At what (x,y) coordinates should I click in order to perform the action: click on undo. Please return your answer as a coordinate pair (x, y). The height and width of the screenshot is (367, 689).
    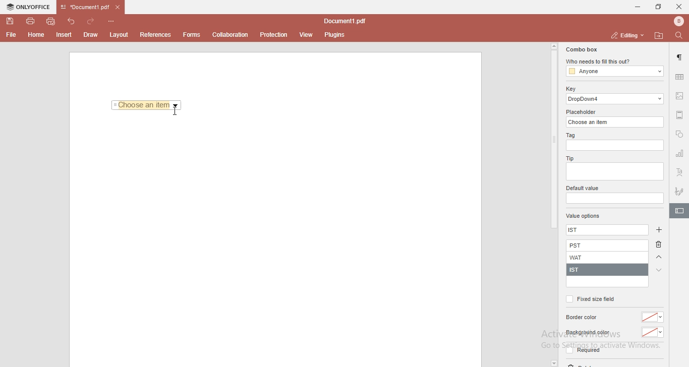
    Looking at the image, I should click on (73, 20).